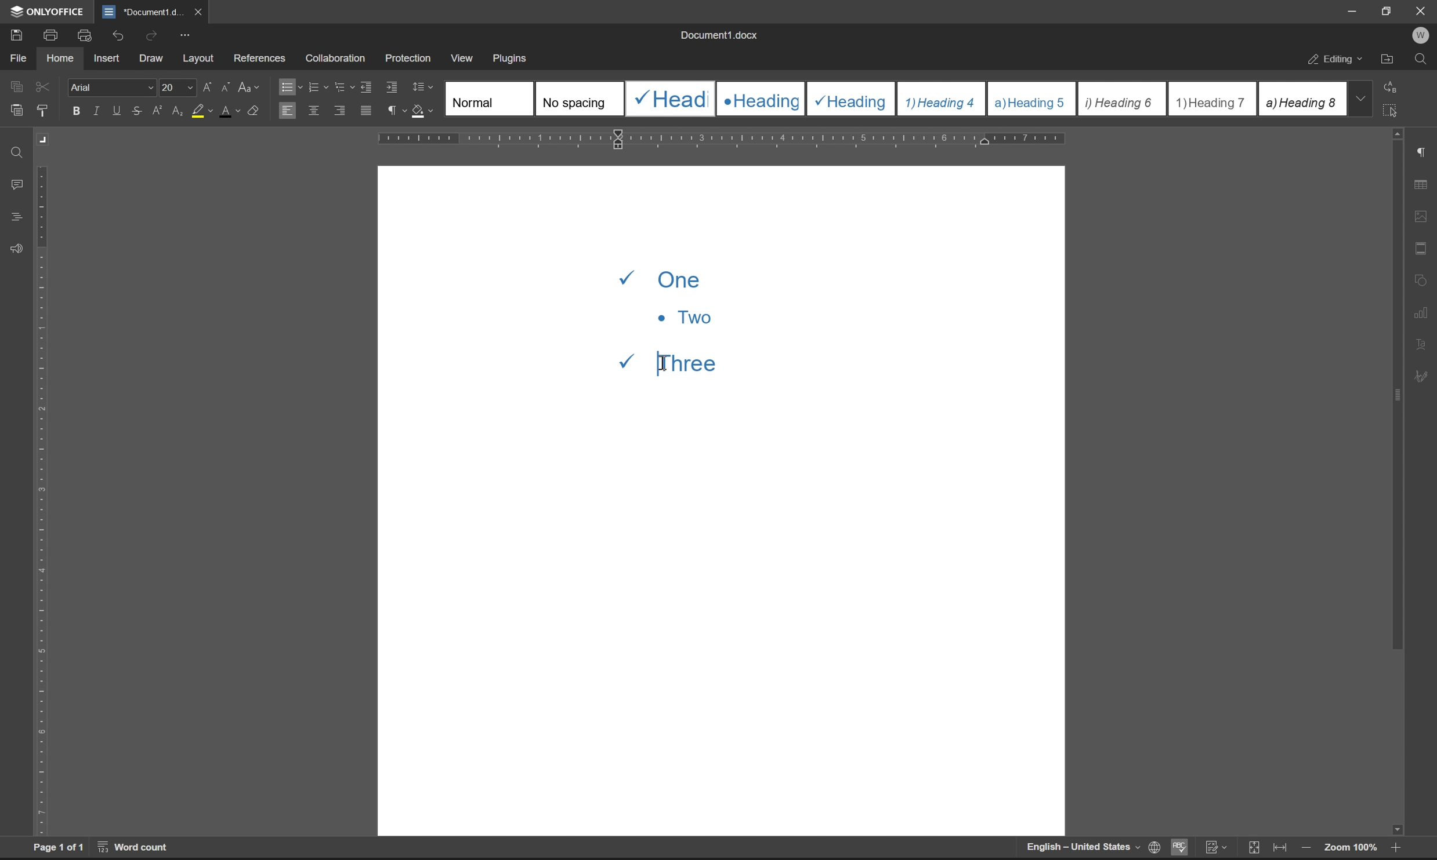  What do you see at coordinates (154, 35) in the screenshot?
I see `redo` at bounding box center [154, 35].